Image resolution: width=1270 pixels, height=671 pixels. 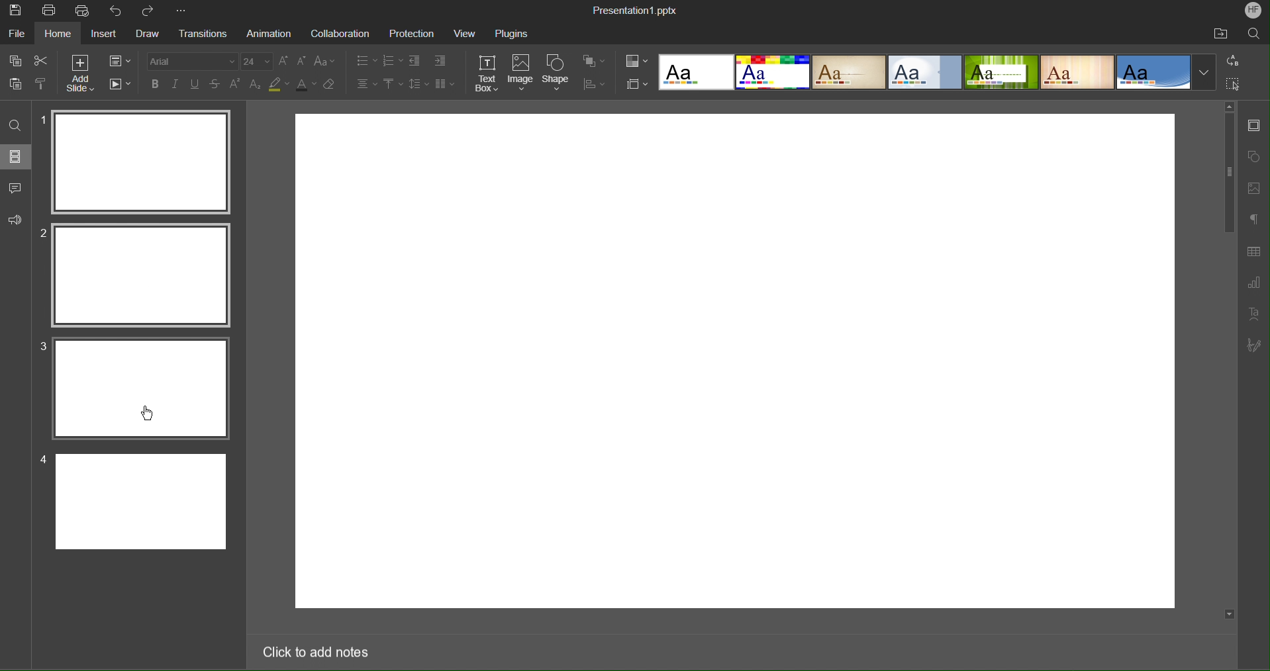 I want to click on Shape, so click(x=556, y=73).